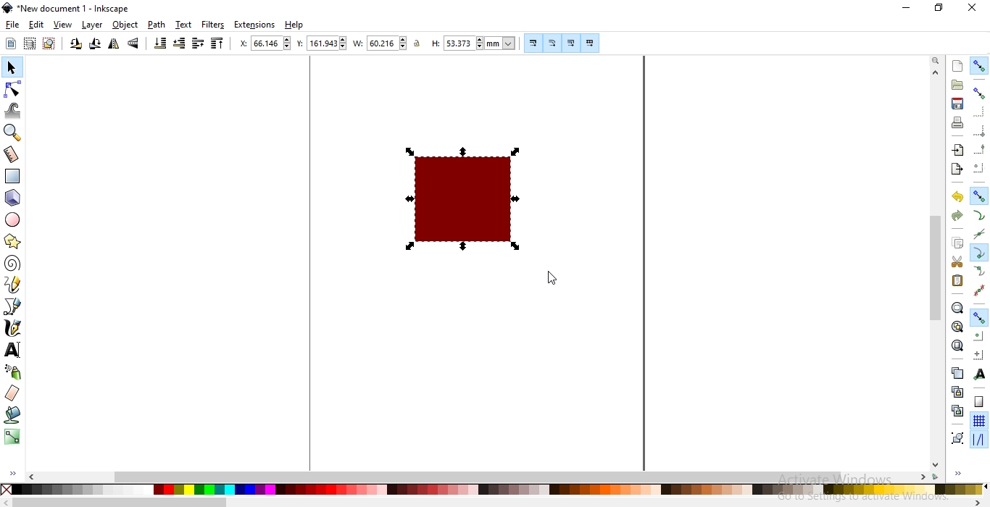  What do you see at coordinates (12, 285) in the screenshot?
I see `draw freehand lines` at bounding box center [12, 285].